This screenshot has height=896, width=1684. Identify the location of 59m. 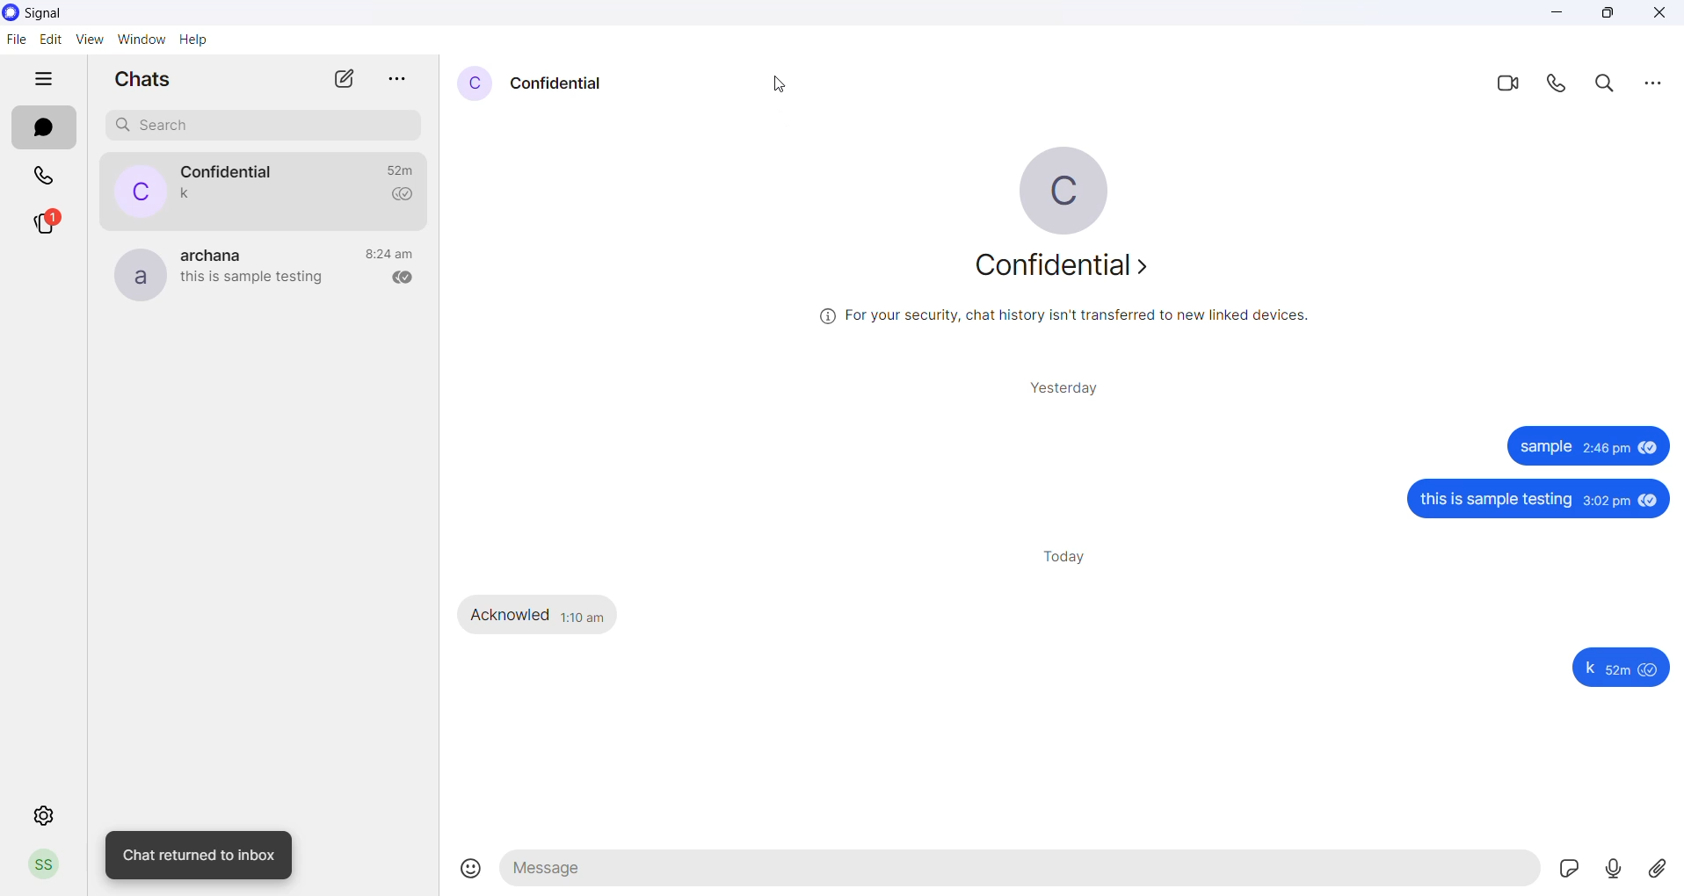
(1621, 673).